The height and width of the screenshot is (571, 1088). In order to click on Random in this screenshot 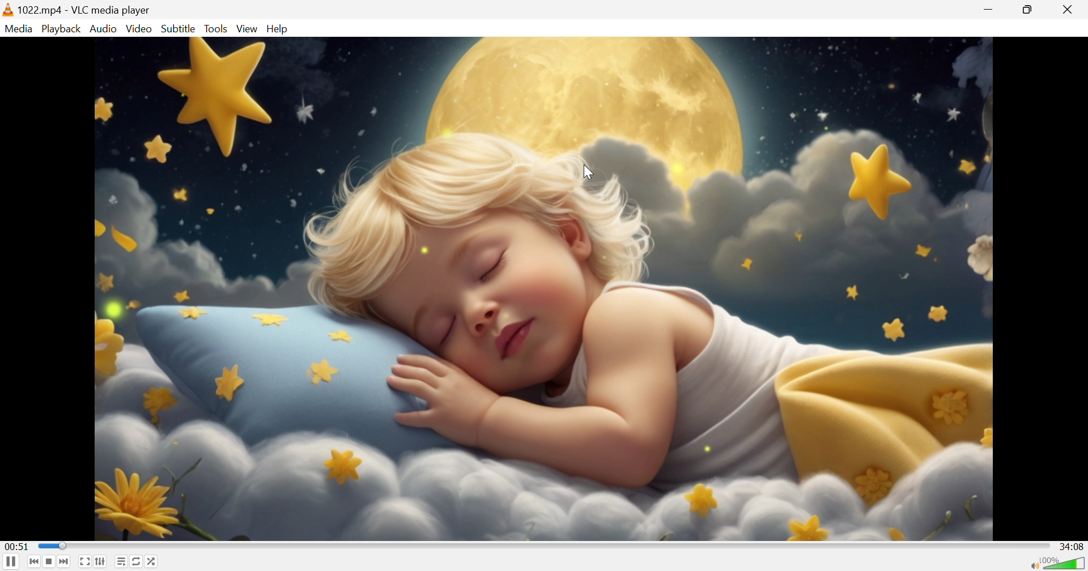, I will do `click(154, 563)`.